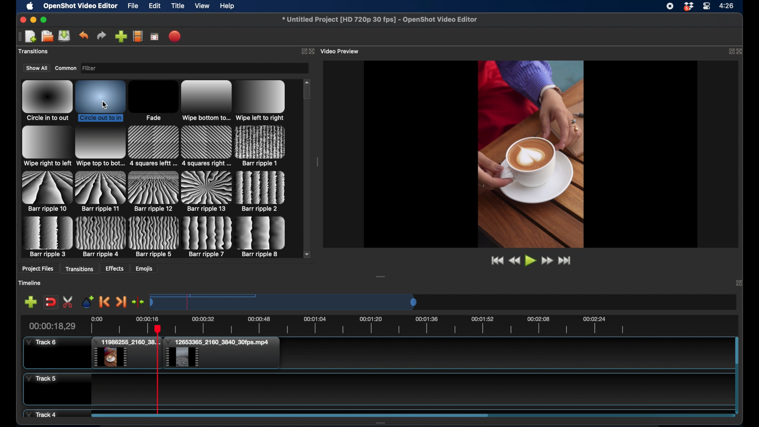 This screenshot has width=759, height=427. Describe the element at coordinates (153, 101) in the screenshot. I see `transition` at that location.